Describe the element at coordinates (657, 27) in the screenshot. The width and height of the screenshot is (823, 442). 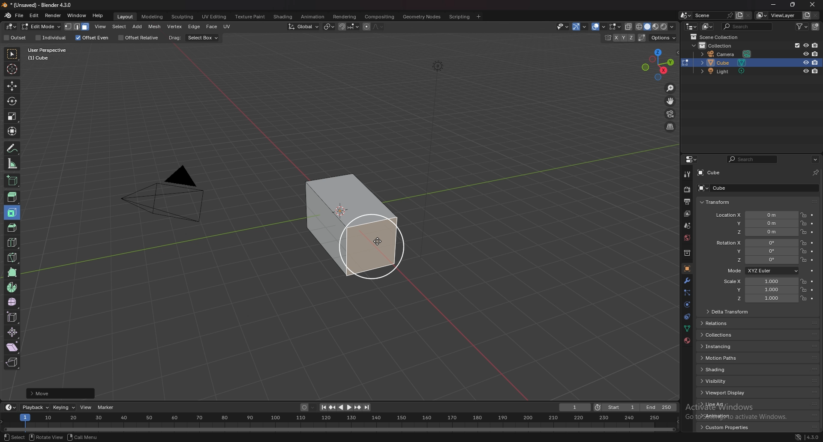
I see `viewport shading` at that location.